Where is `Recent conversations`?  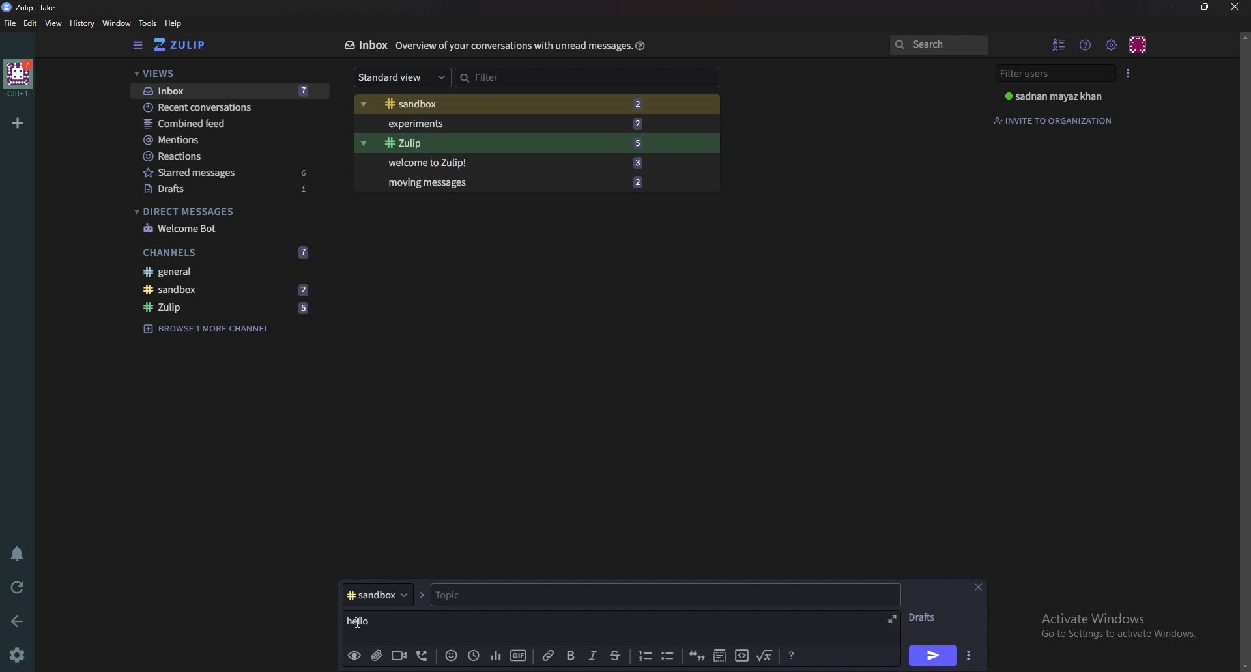
Recent conversations is located at coordinates (224, 106).